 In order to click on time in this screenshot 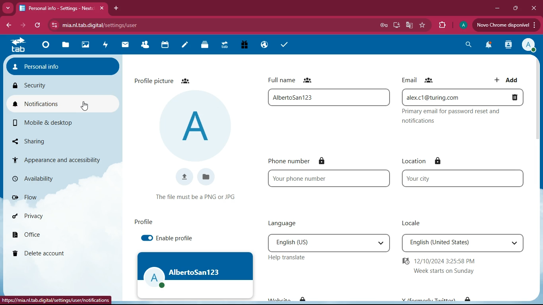, I will do `click(448, 266)`.